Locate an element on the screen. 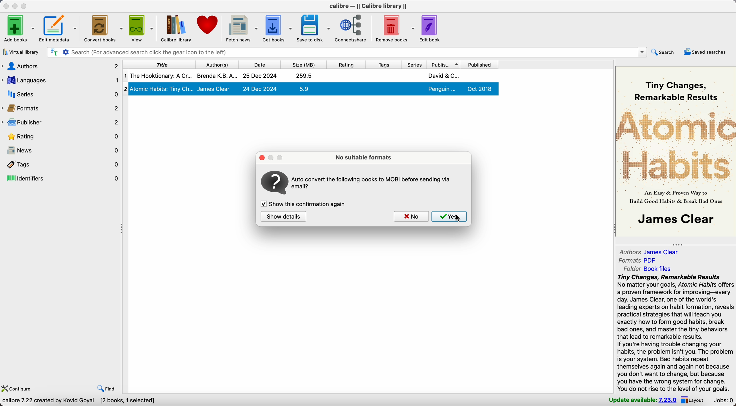 The width and height of the screenshot is (736, 406). 2| Atomic Habits: Tiny Ch... is located at coordinates (162, 88).